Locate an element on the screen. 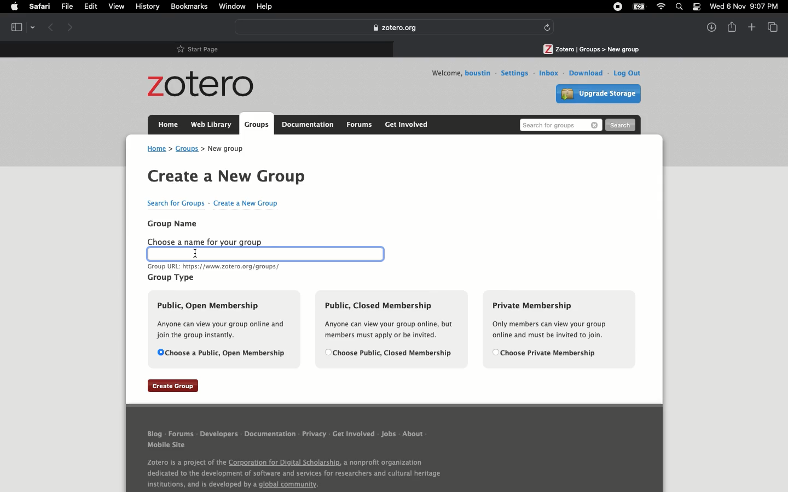  Search is located at coordinates (680, 7).